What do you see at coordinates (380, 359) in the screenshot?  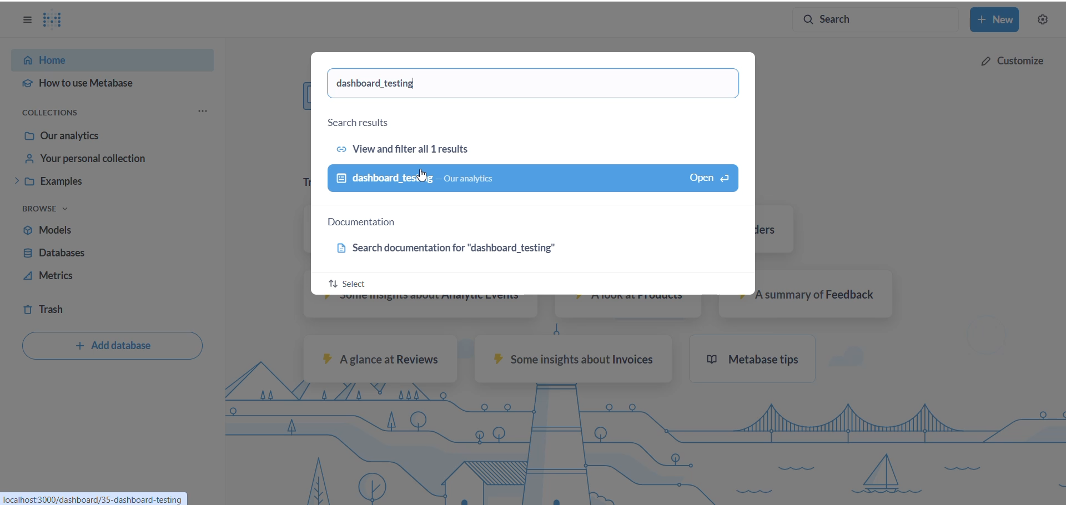 I see `A glance at reviews sample` at bounding box center [380, 359].